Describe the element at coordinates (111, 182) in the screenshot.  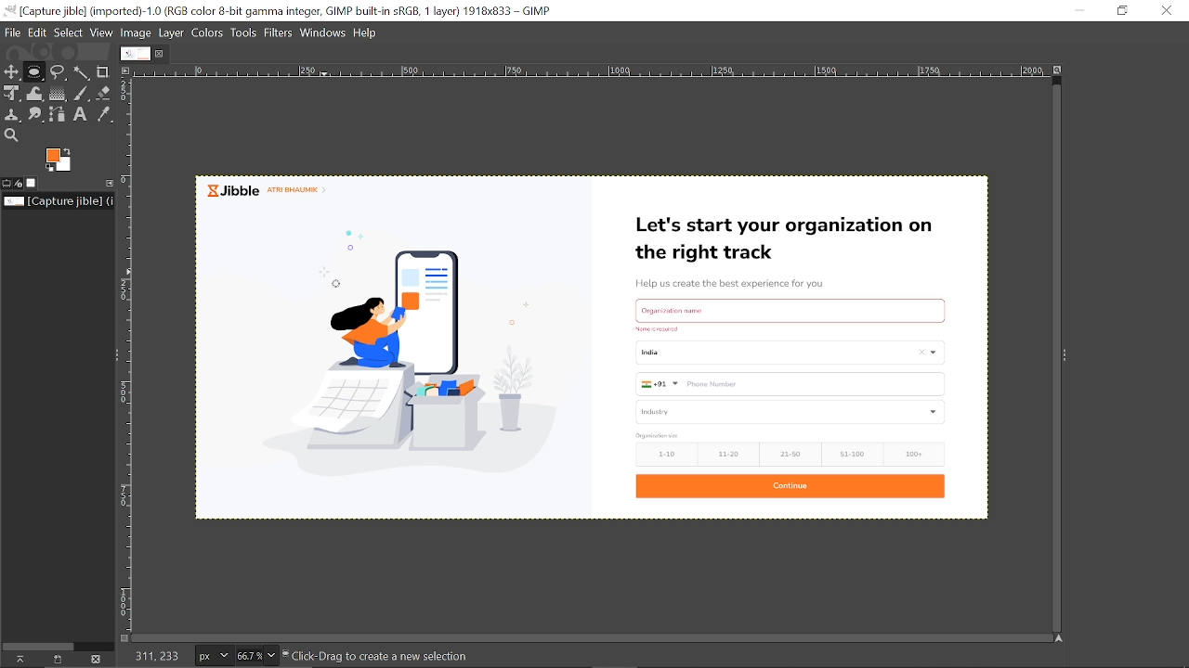
I see `Configure this tab` at that location.